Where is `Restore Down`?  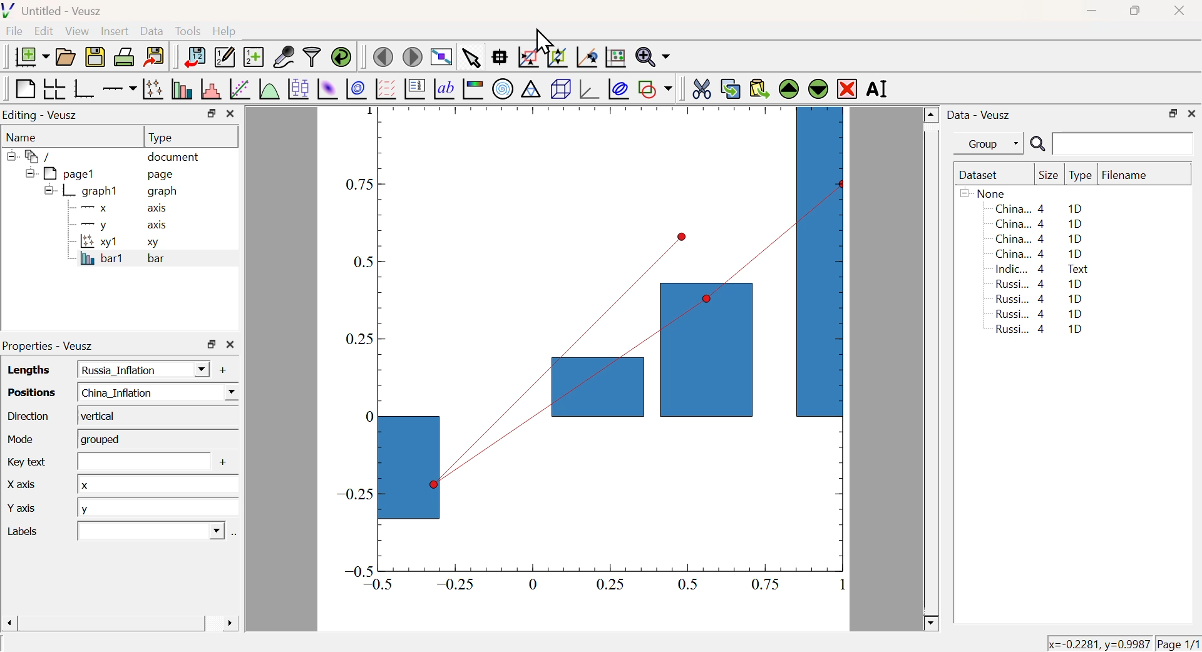 Restore Down is located at coordinates (212, 344).